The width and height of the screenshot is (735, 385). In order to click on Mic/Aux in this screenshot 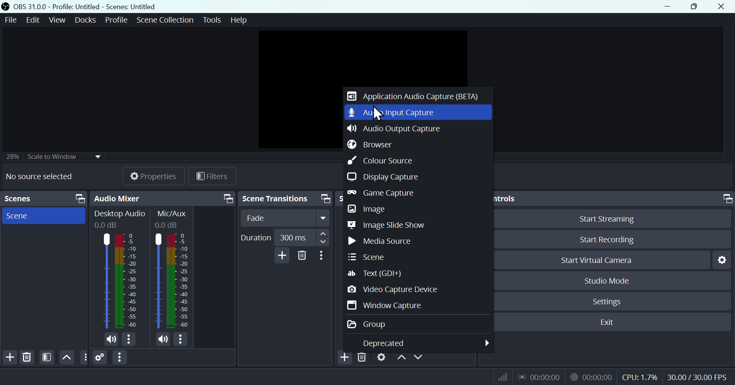, I will do `click(158, 281)`.